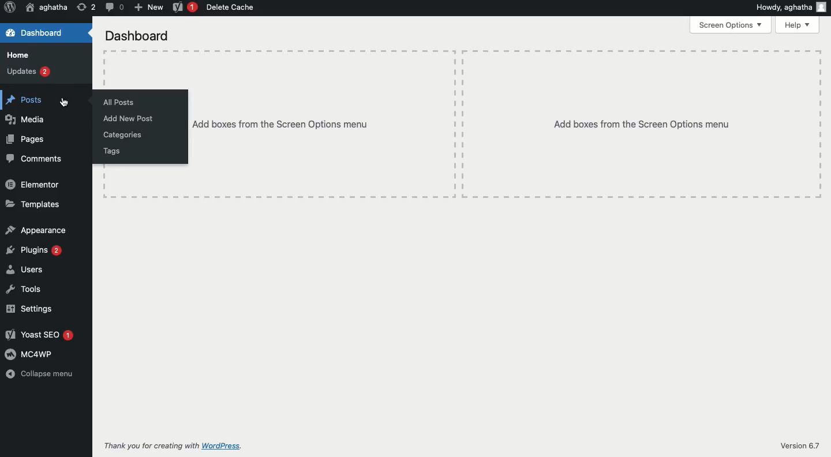  I want to click on Tags, so click(111, 151).